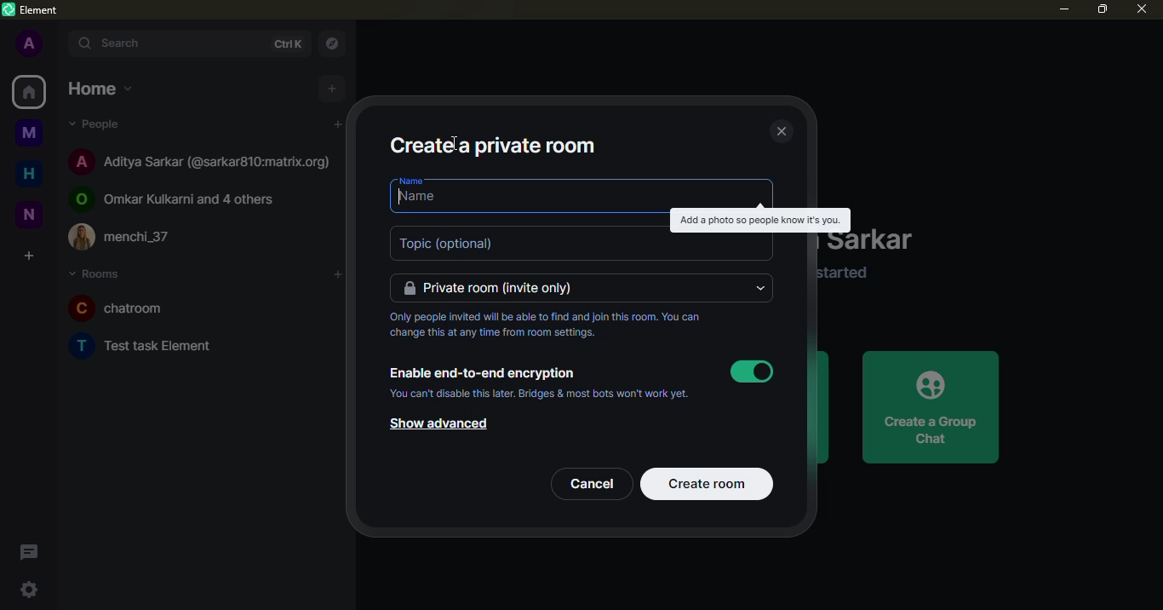 This screenshot has width=1163, height=610. What do you see at coordinates (29, 551) in the screenshot?
I see `threads` at bounding box center [29, 551].